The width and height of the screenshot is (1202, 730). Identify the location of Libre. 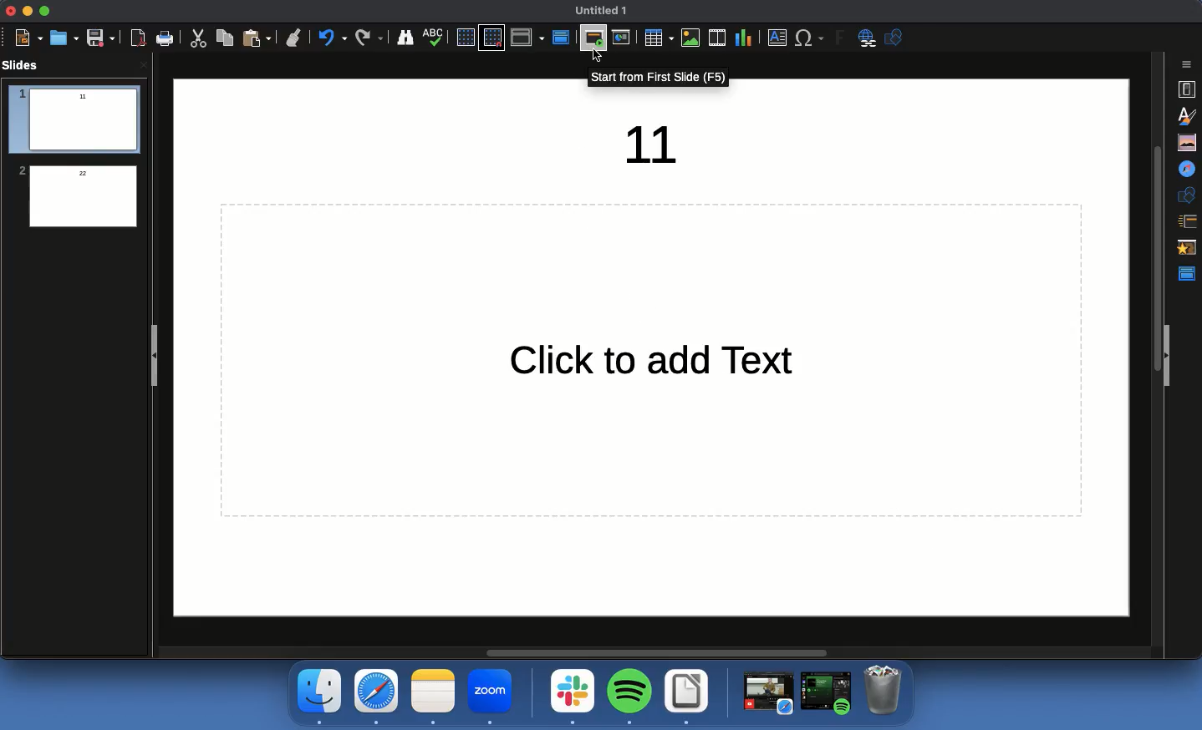
(686, 698).